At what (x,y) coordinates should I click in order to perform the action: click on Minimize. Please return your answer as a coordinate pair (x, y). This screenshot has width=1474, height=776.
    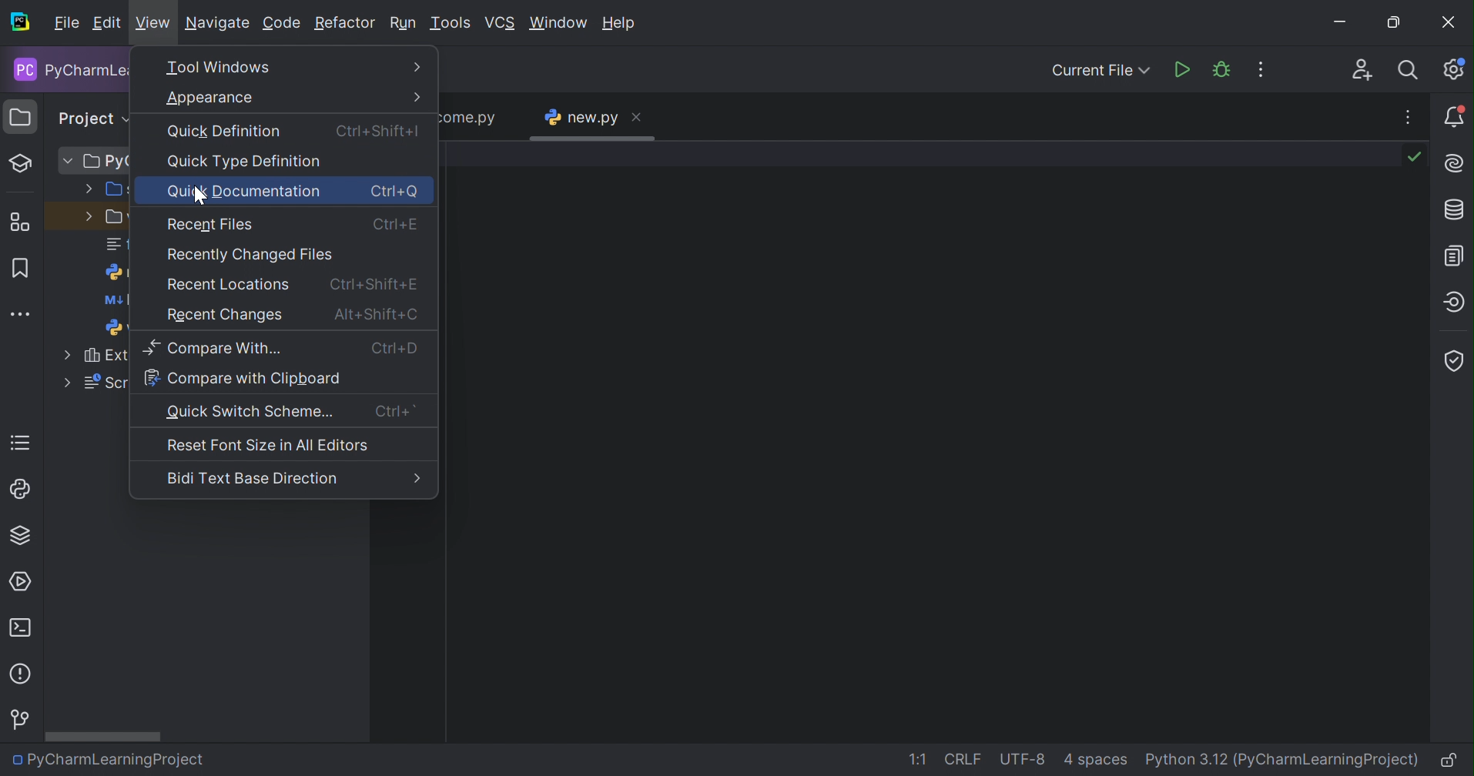
    Looking at the image, I should click on (1342, 22).